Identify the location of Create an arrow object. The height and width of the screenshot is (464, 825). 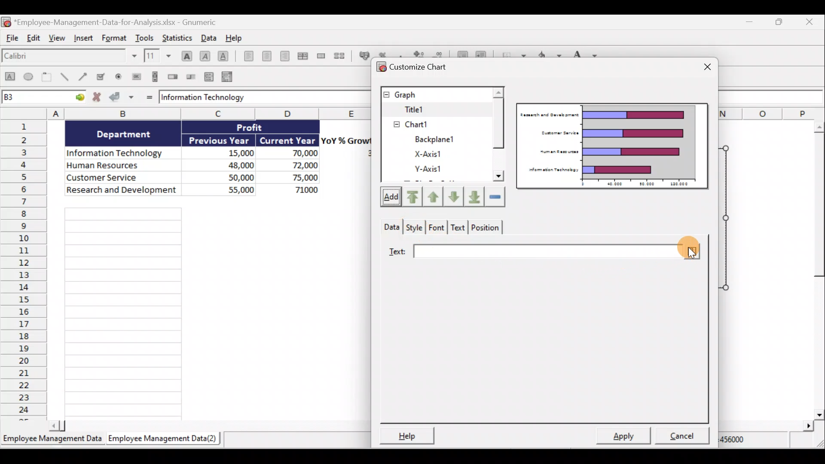
(84, 78).